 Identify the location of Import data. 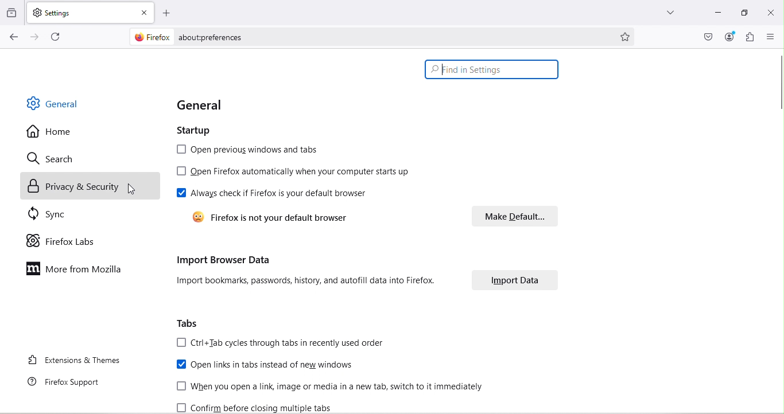
(510, 280).